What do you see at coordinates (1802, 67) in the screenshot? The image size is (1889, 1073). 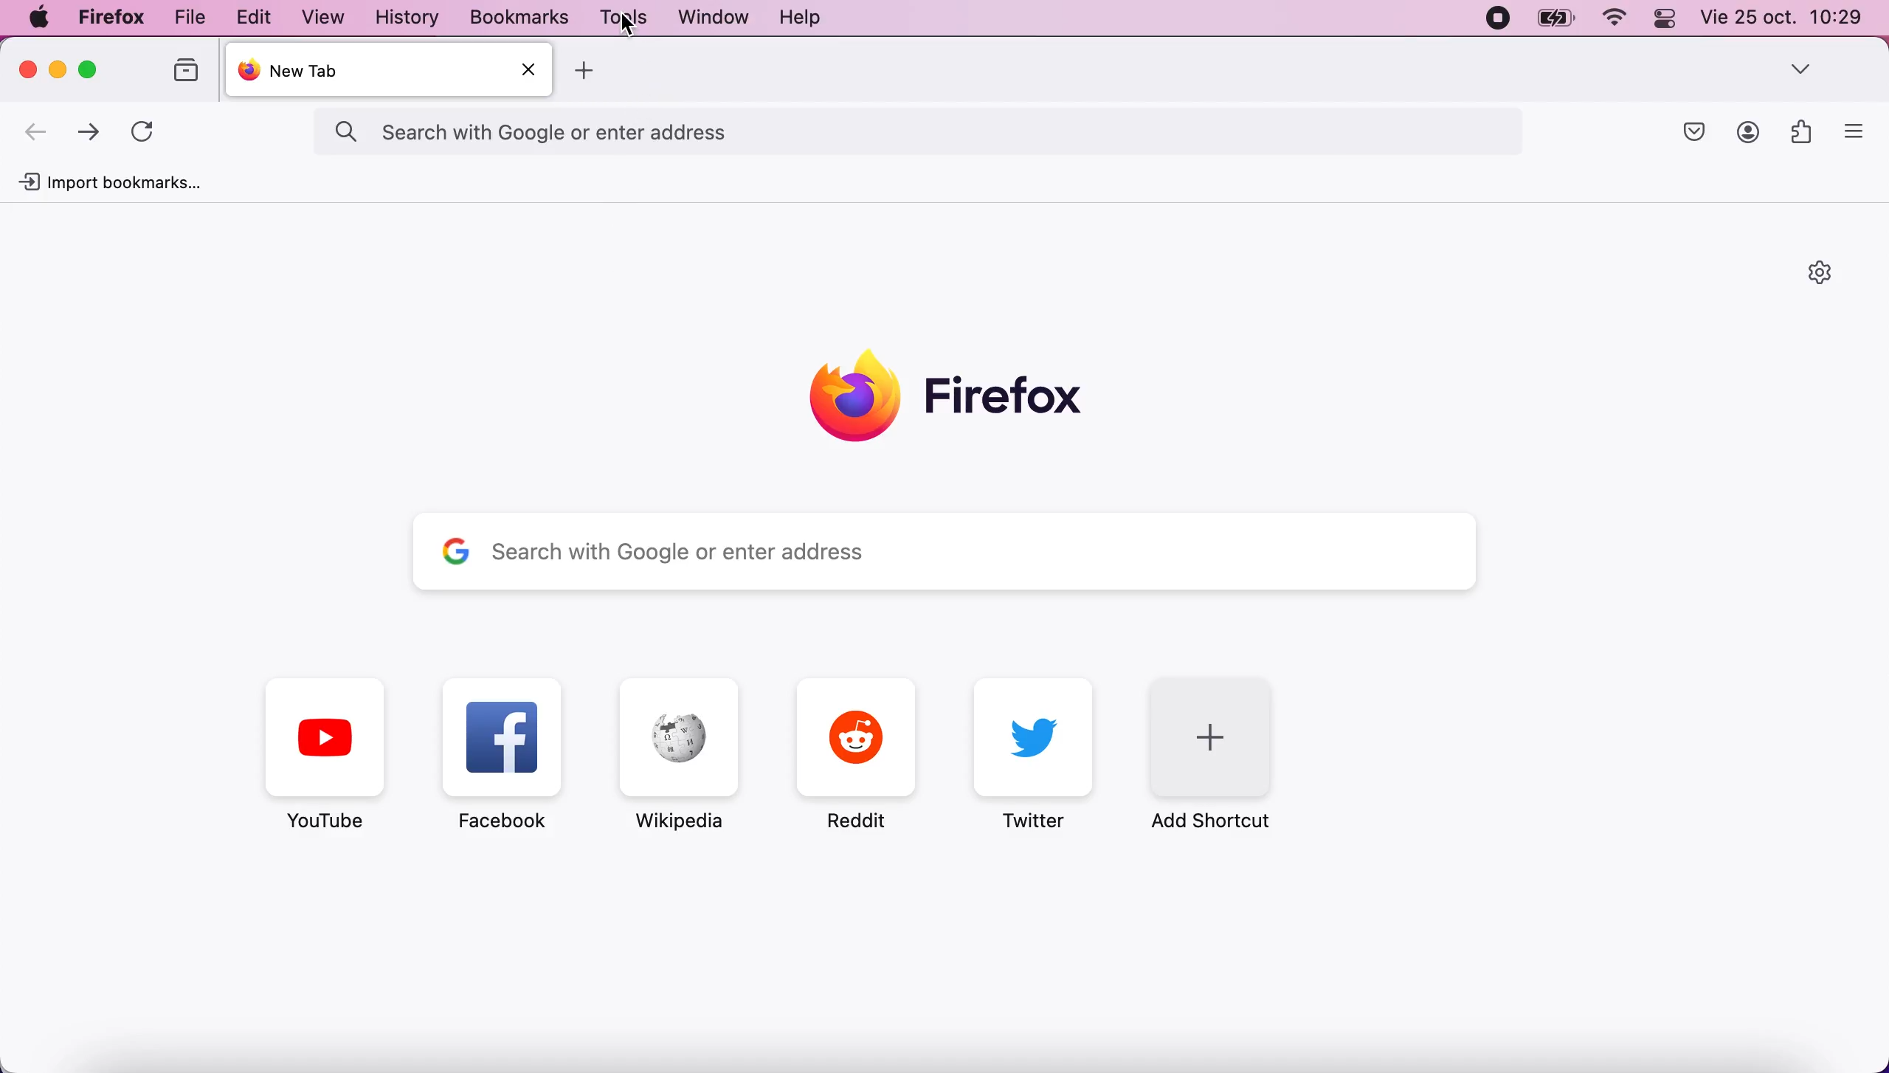 I see `Dropdown box` at bounding box center [1802, 67].